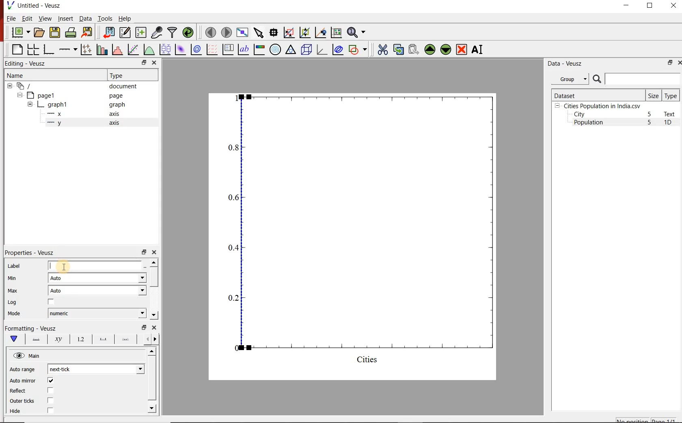 The image size is (682, 423). What do you see at coordinates (462, 49) in the screenshot?
I see `remove the selected widgets` at bounding box center [462, 49].